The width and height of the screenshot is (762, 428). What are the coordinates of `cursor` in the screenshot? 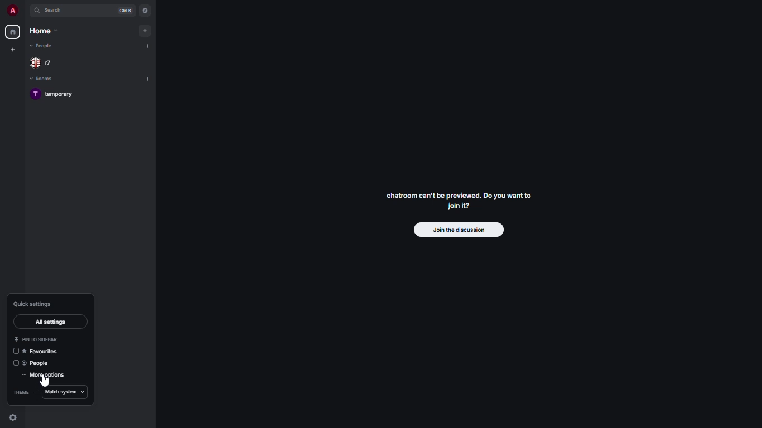 It's located at (45, 380).